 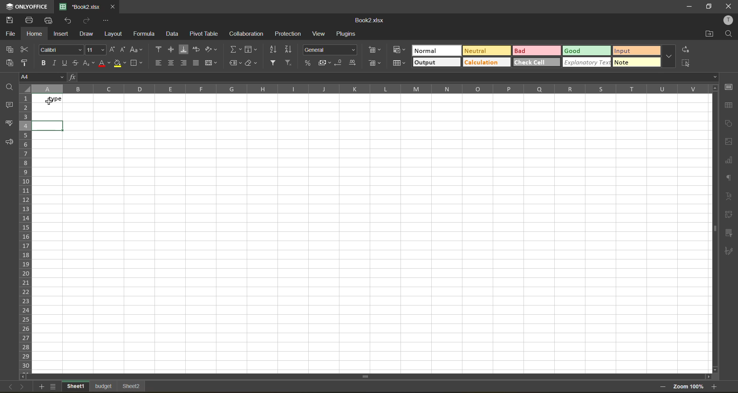 I want to click on italic, so click(x=56, y=62).